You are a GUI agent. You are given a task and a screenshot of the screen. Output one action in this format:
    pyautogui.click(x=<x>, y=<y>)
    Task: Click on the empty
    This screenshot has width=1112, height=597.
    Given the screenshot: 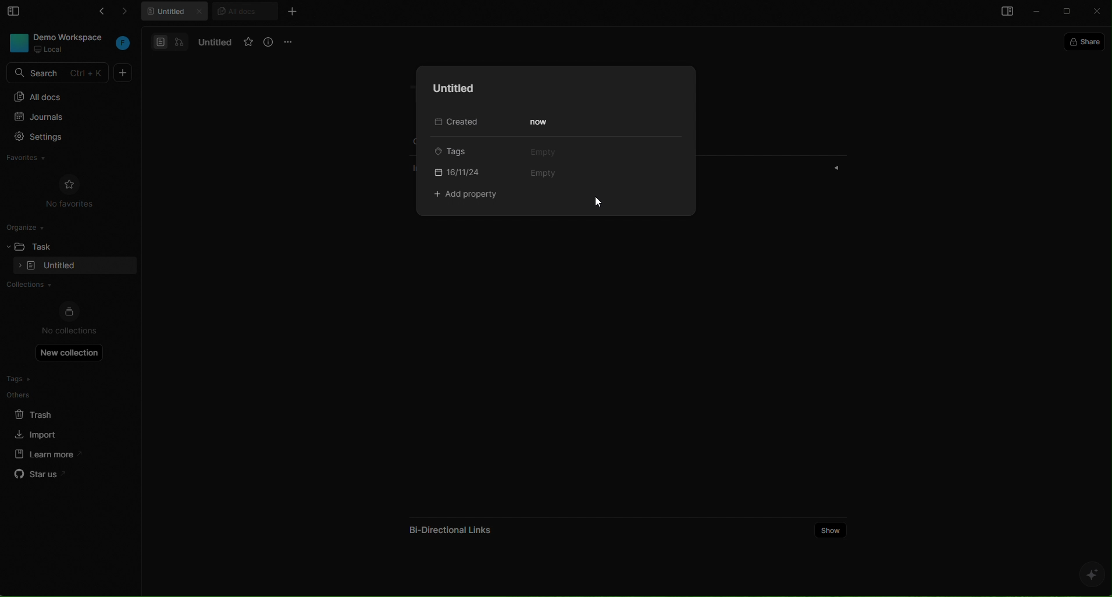 What is the action you would take?
    pyautogui.click(x=545, y=174)
    